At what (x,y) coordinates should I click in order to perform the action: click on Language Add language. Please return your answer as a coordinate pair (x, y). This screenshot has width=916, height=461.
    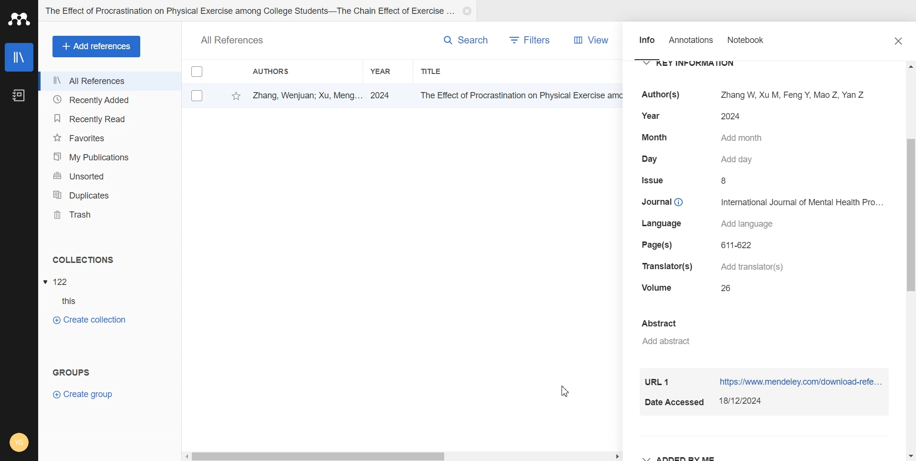
    Looking at the image, I should click on (711, 224).